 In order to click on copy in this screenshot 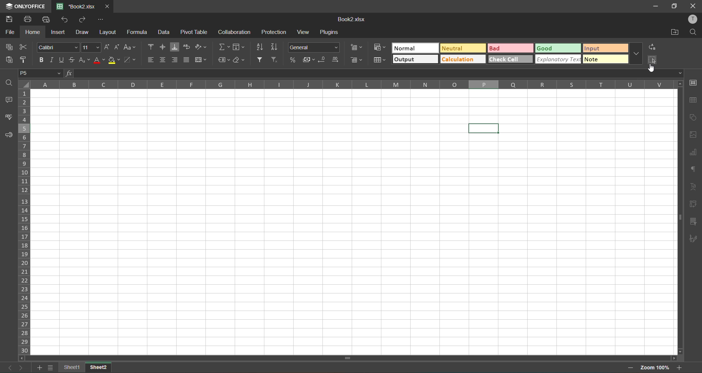, I will do `click(9, 48)`.